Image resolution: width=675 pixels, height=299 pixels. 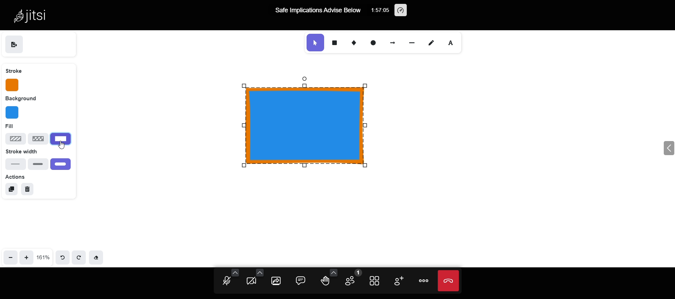 What do you see at coordinates (62, 138) in the screenshot?
I see `solid fill` at bounding box center [62, 138].